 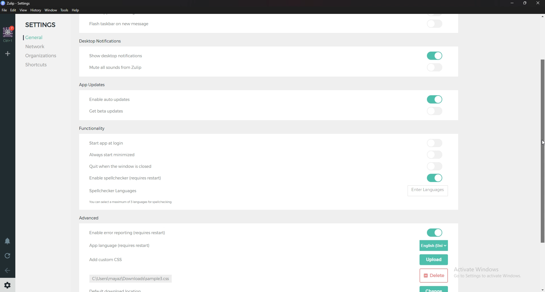 I want to click on Edit, so click(x=14, y=10).